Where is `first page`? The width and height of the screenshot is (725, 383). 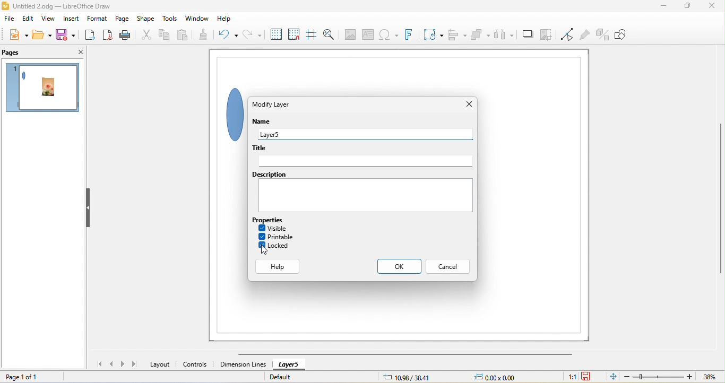
first page is located at coordinates (96, 363).